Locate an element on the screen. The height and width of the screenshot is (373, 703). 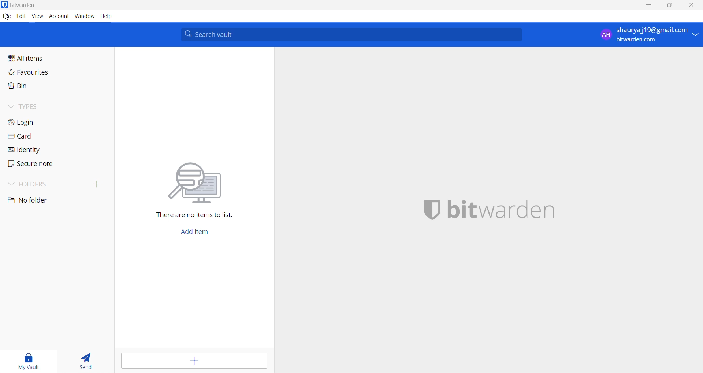
secure note is located at coordinates (48, 165).